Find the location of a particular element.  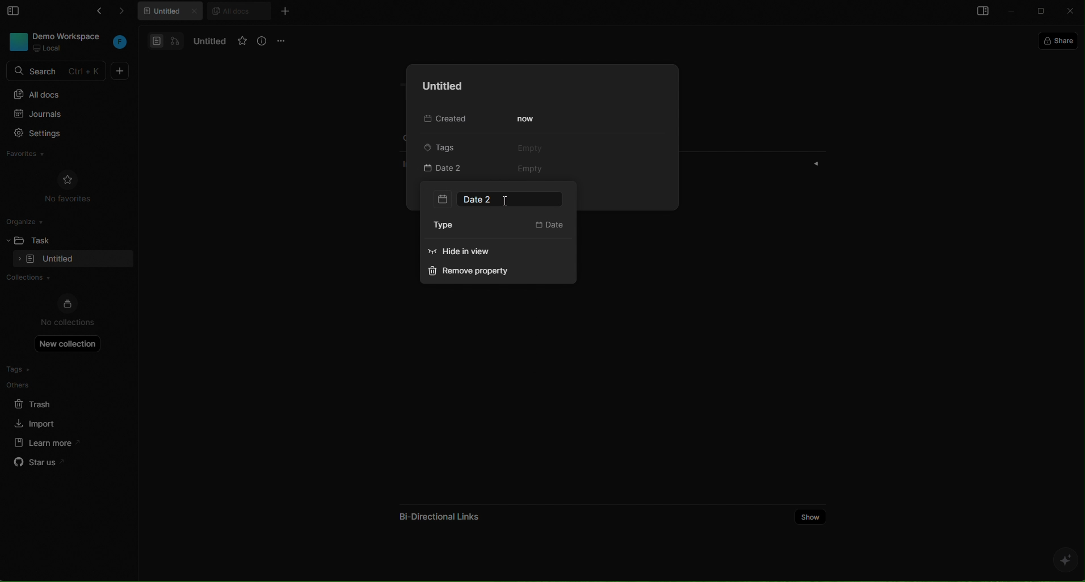

maximize is located at coordinates (1042, 12).